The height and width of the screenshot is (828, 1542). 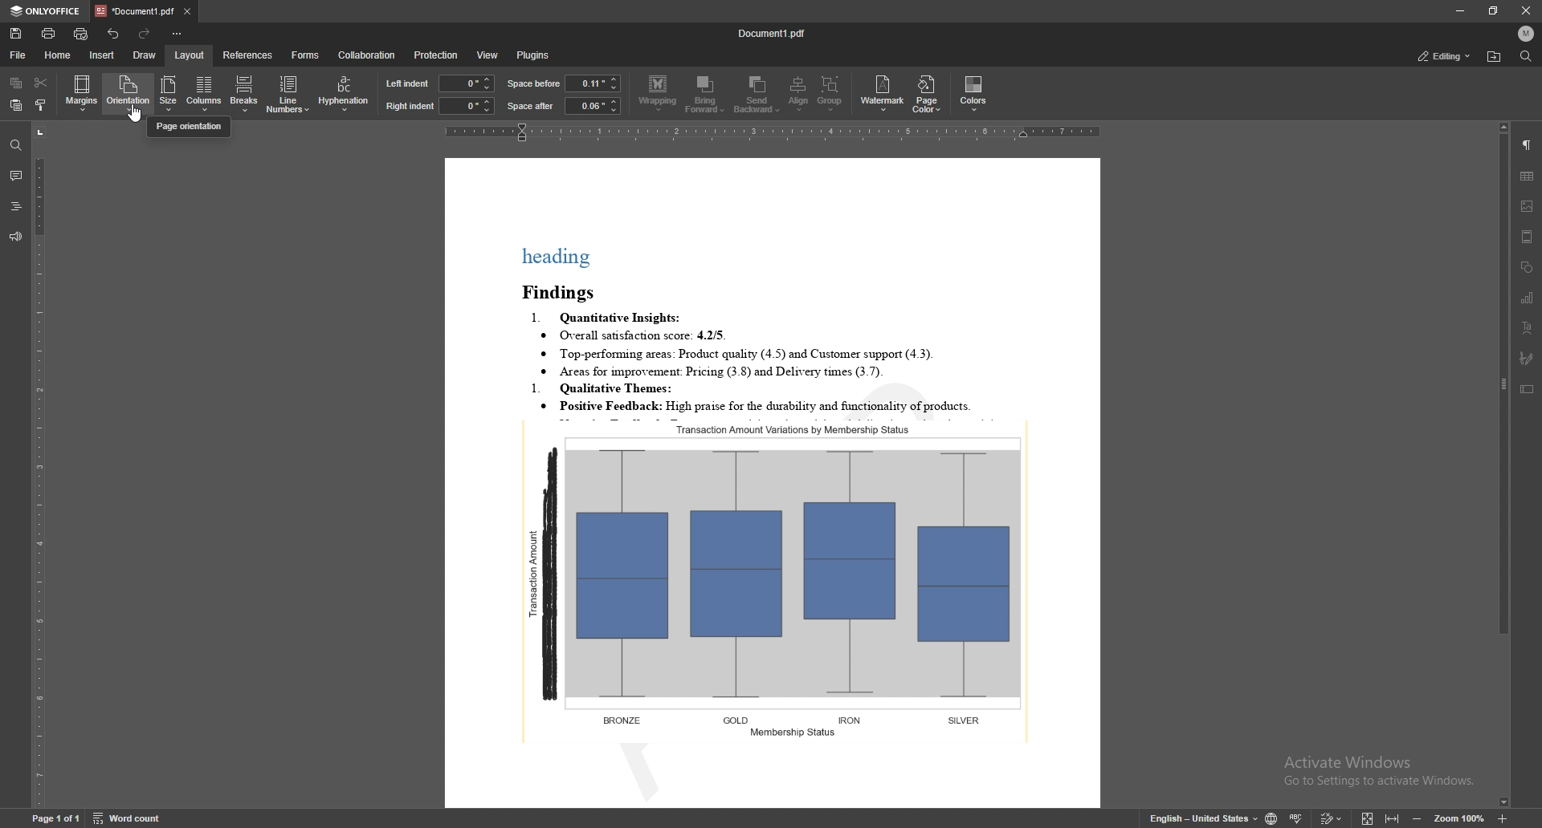 What do you see at coordinates (202, 94) in the screenshot?
I see `columns` at bounding box center [202, 94].